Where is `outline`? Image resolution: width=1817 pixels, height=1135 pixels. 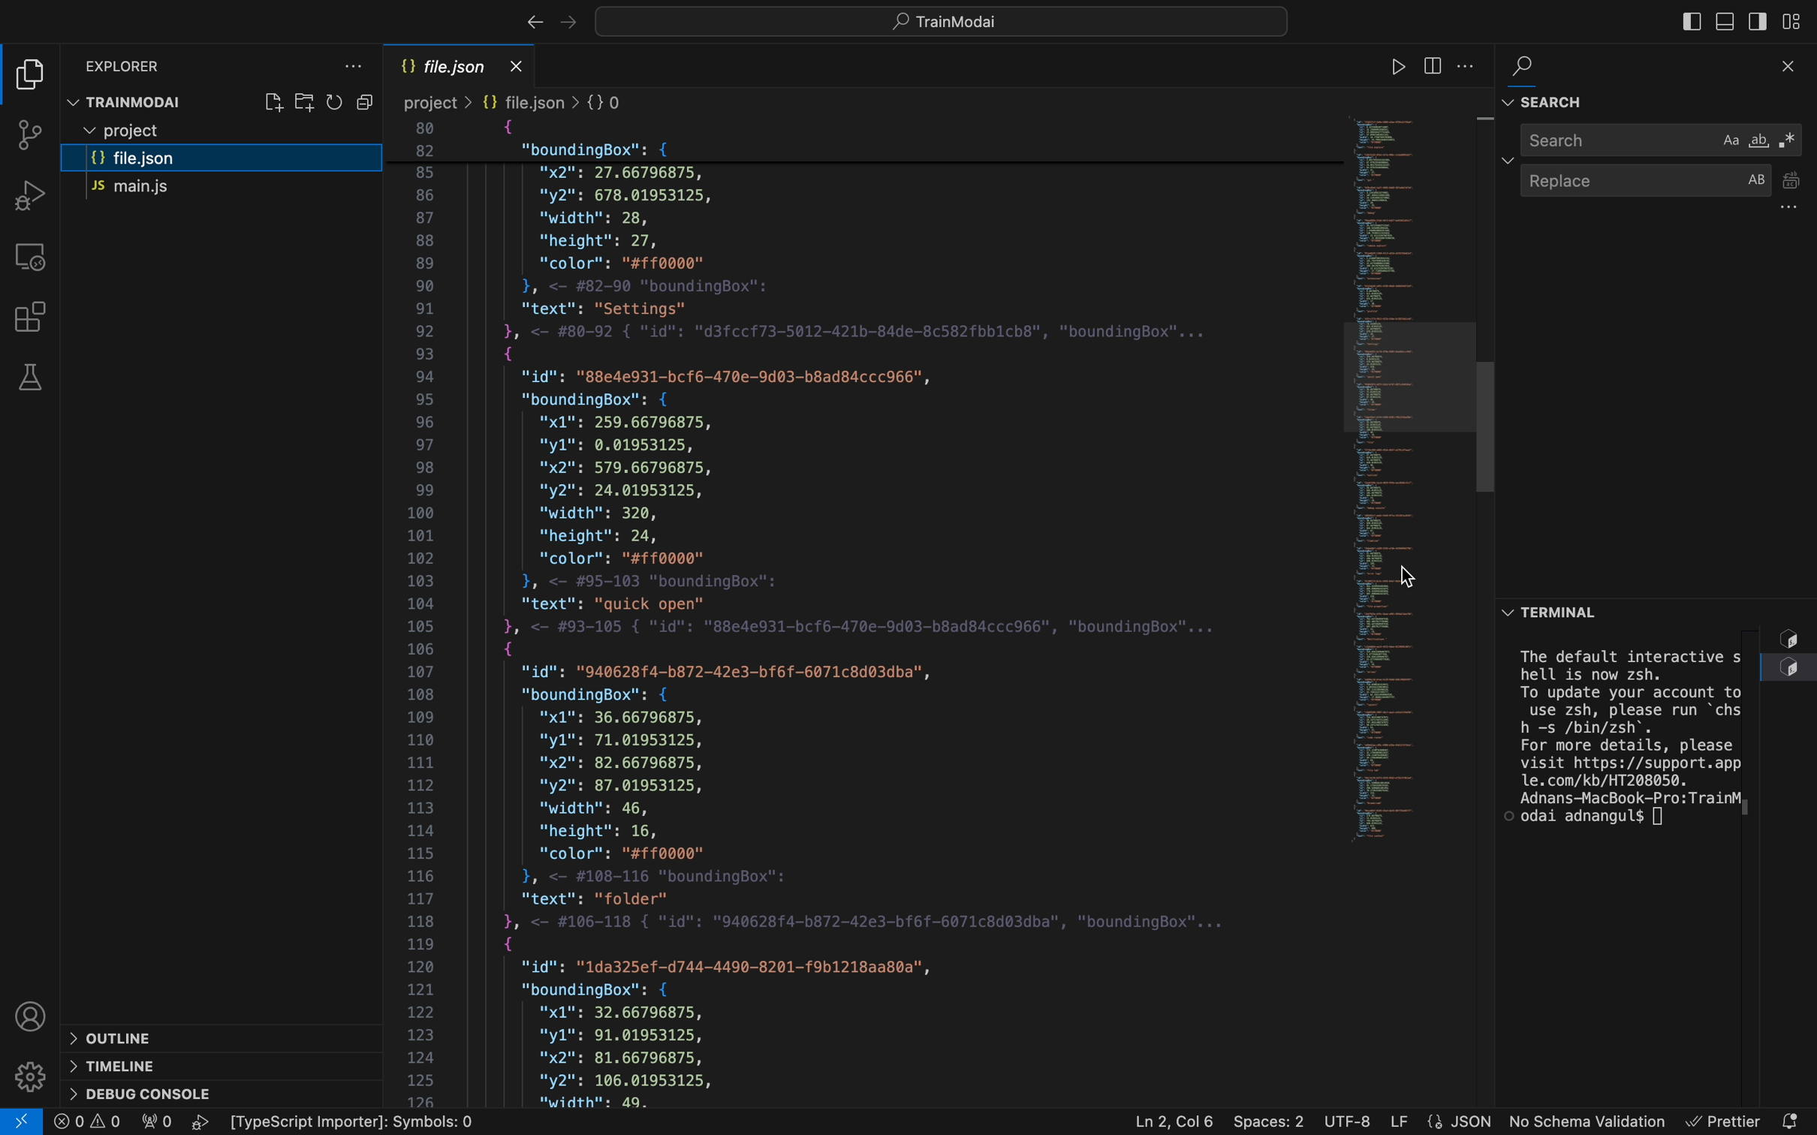
outline is located at coordinates (185, 1036).